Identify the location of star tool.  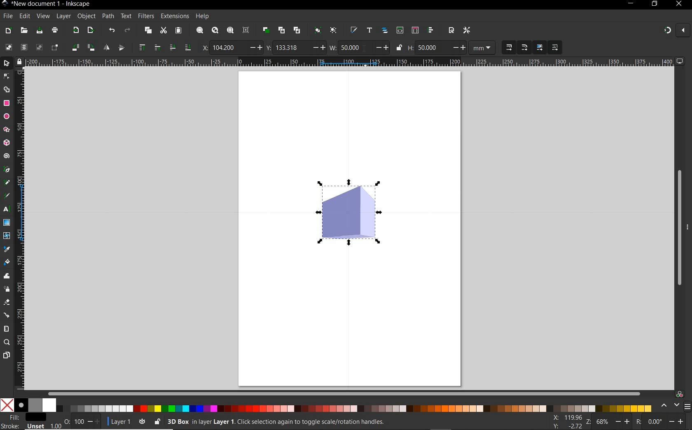
(7, 130).